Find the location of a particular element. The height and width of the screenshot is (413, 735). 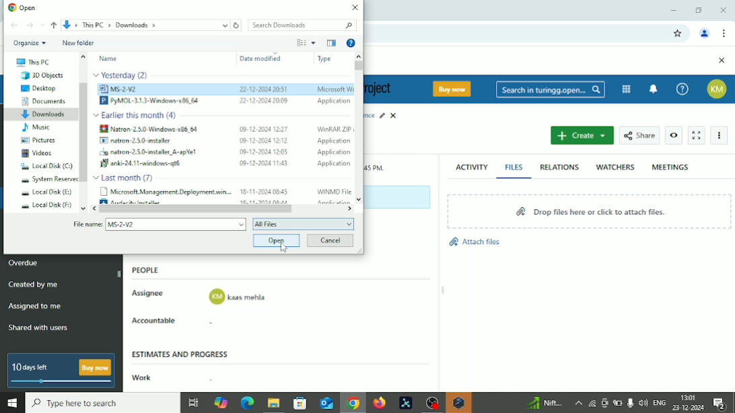

10 days left is located at coordinates (31, 368).